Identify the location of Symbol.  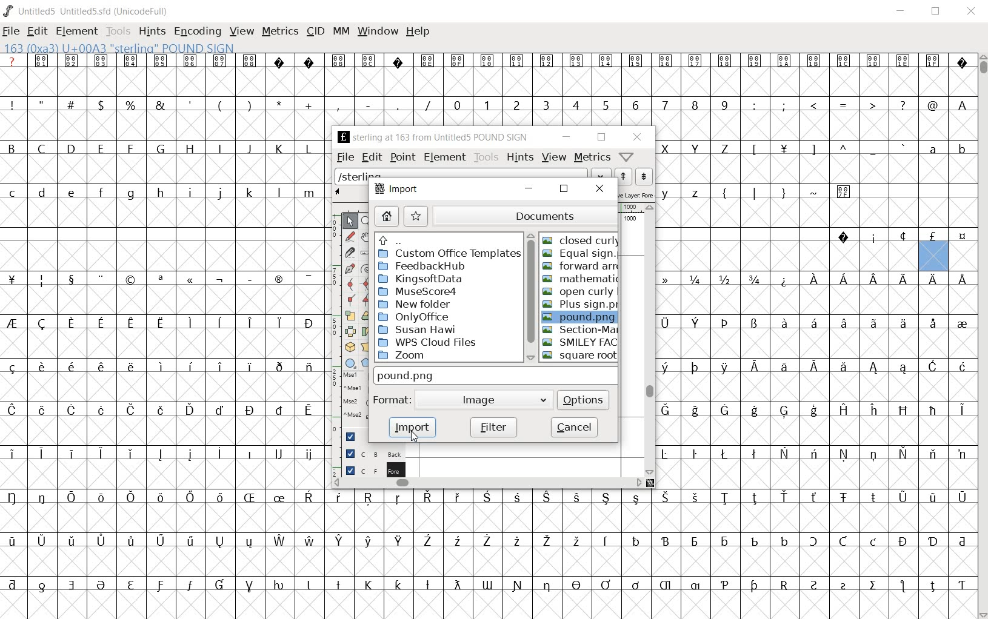
(191, 61).